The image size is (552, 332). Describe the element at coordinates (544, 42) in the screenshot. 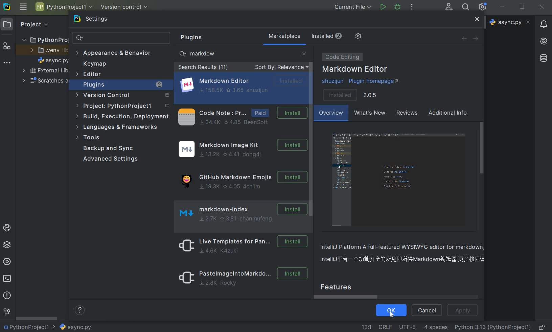

I see `AI Assistant` at that location.